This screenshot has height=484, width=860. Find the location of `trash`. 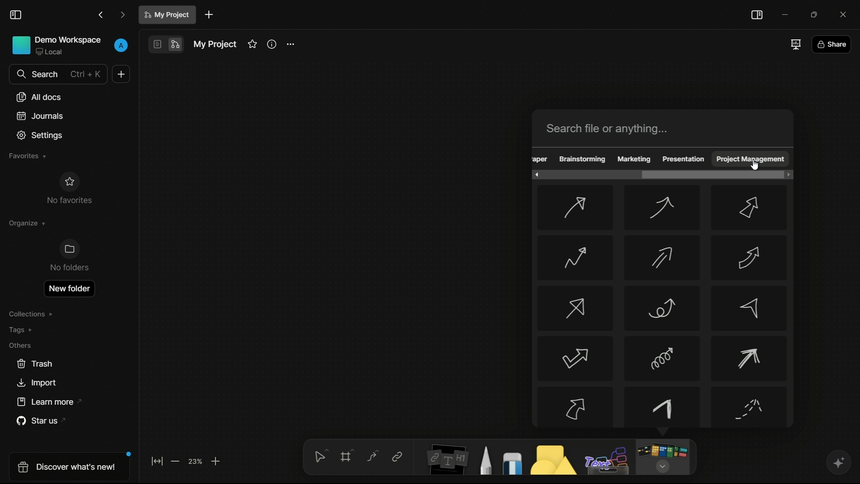

trash is located at coordinates (35, 364).